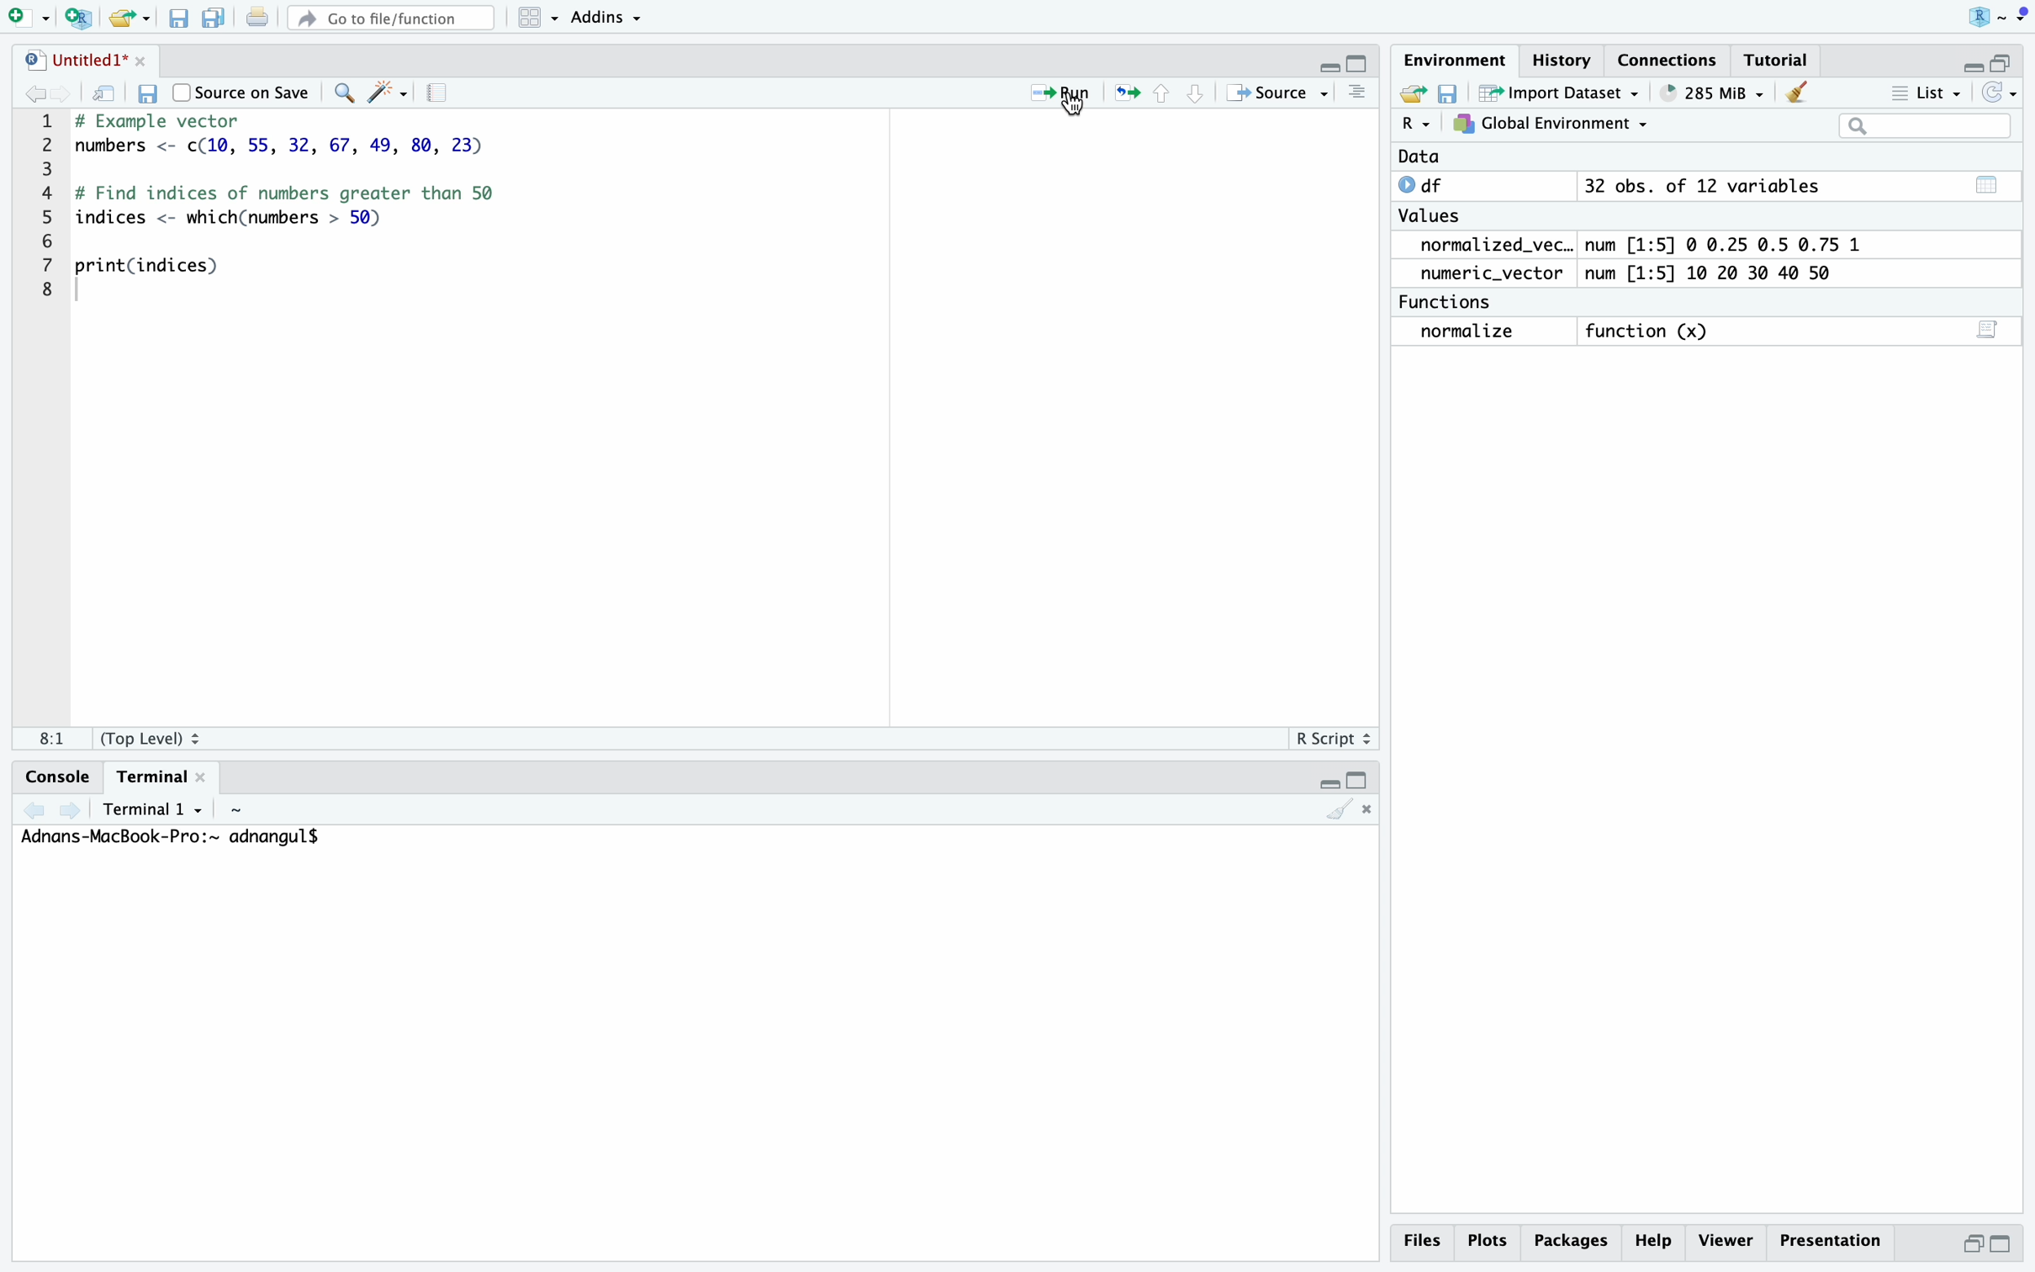 Image resolution: width=2035 pixels, height=1272 pixels. What do you see at coordinates (1196, 93) in the screenshot?
I see `go to next section` at bounding box center [1196, 93].